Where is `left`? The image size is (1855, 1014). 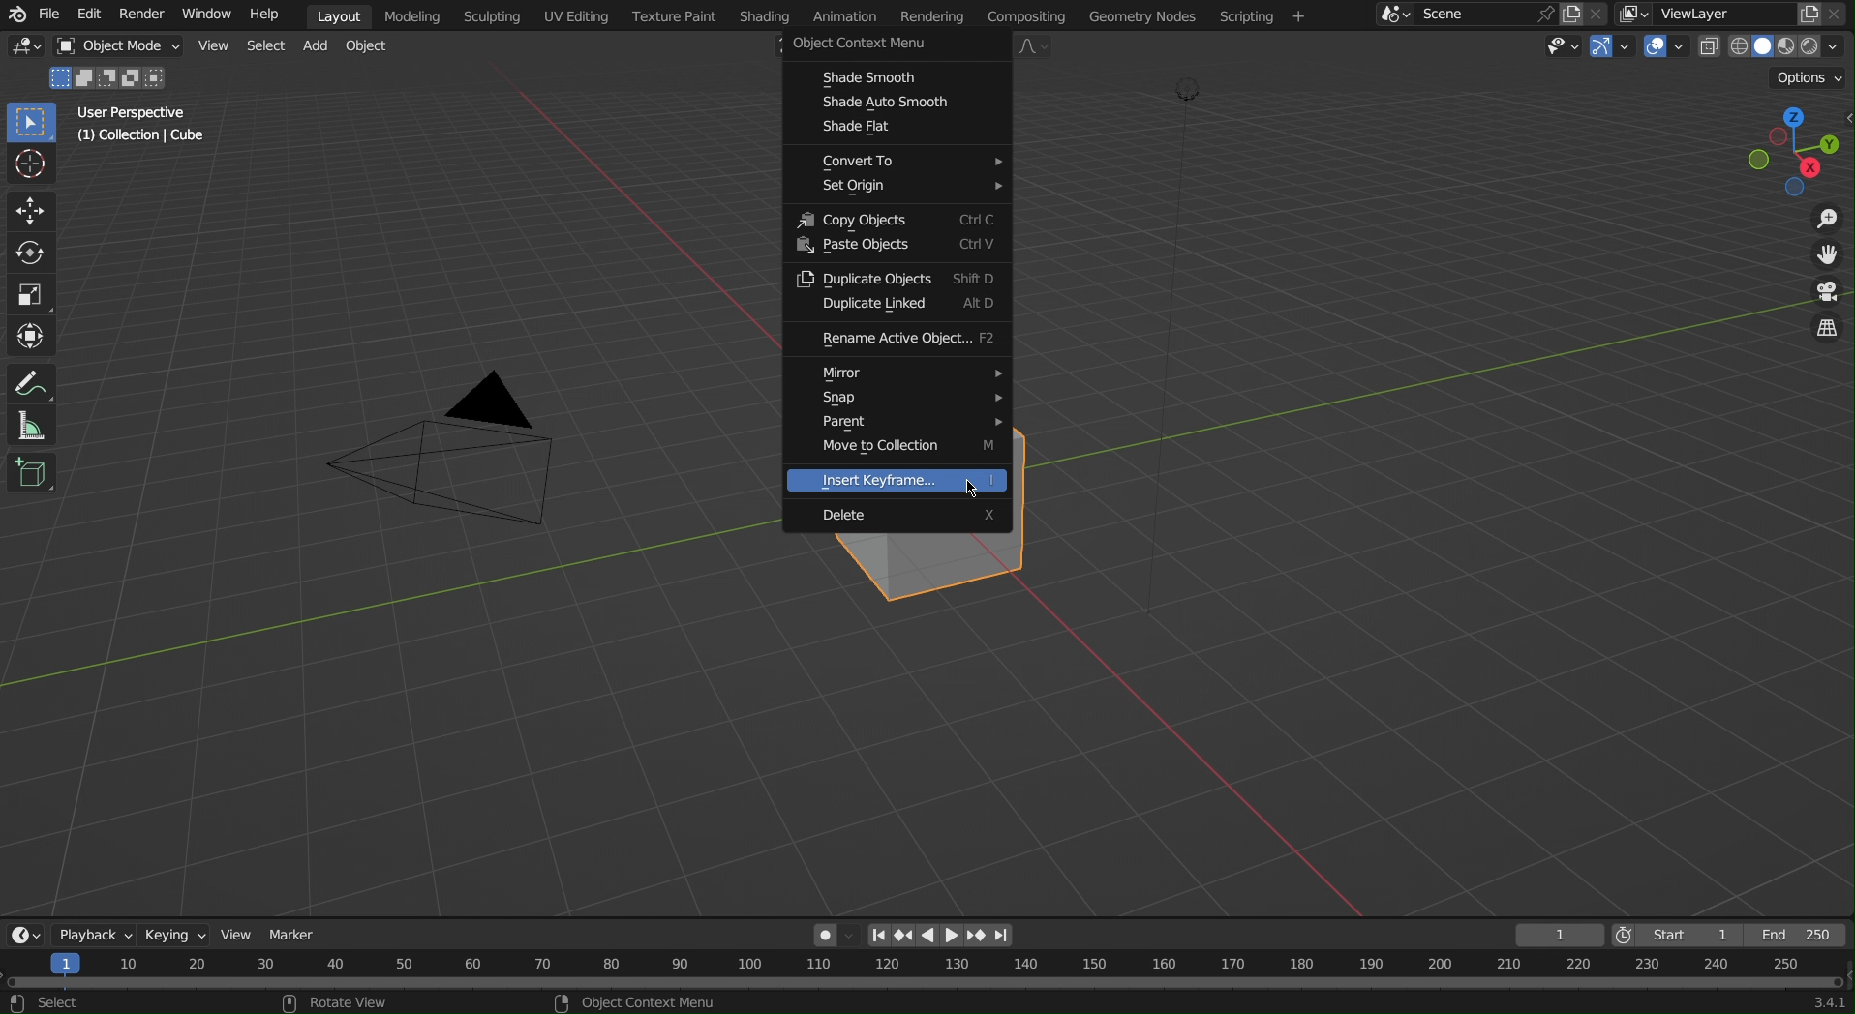
left is located at coordinates (927, 936).